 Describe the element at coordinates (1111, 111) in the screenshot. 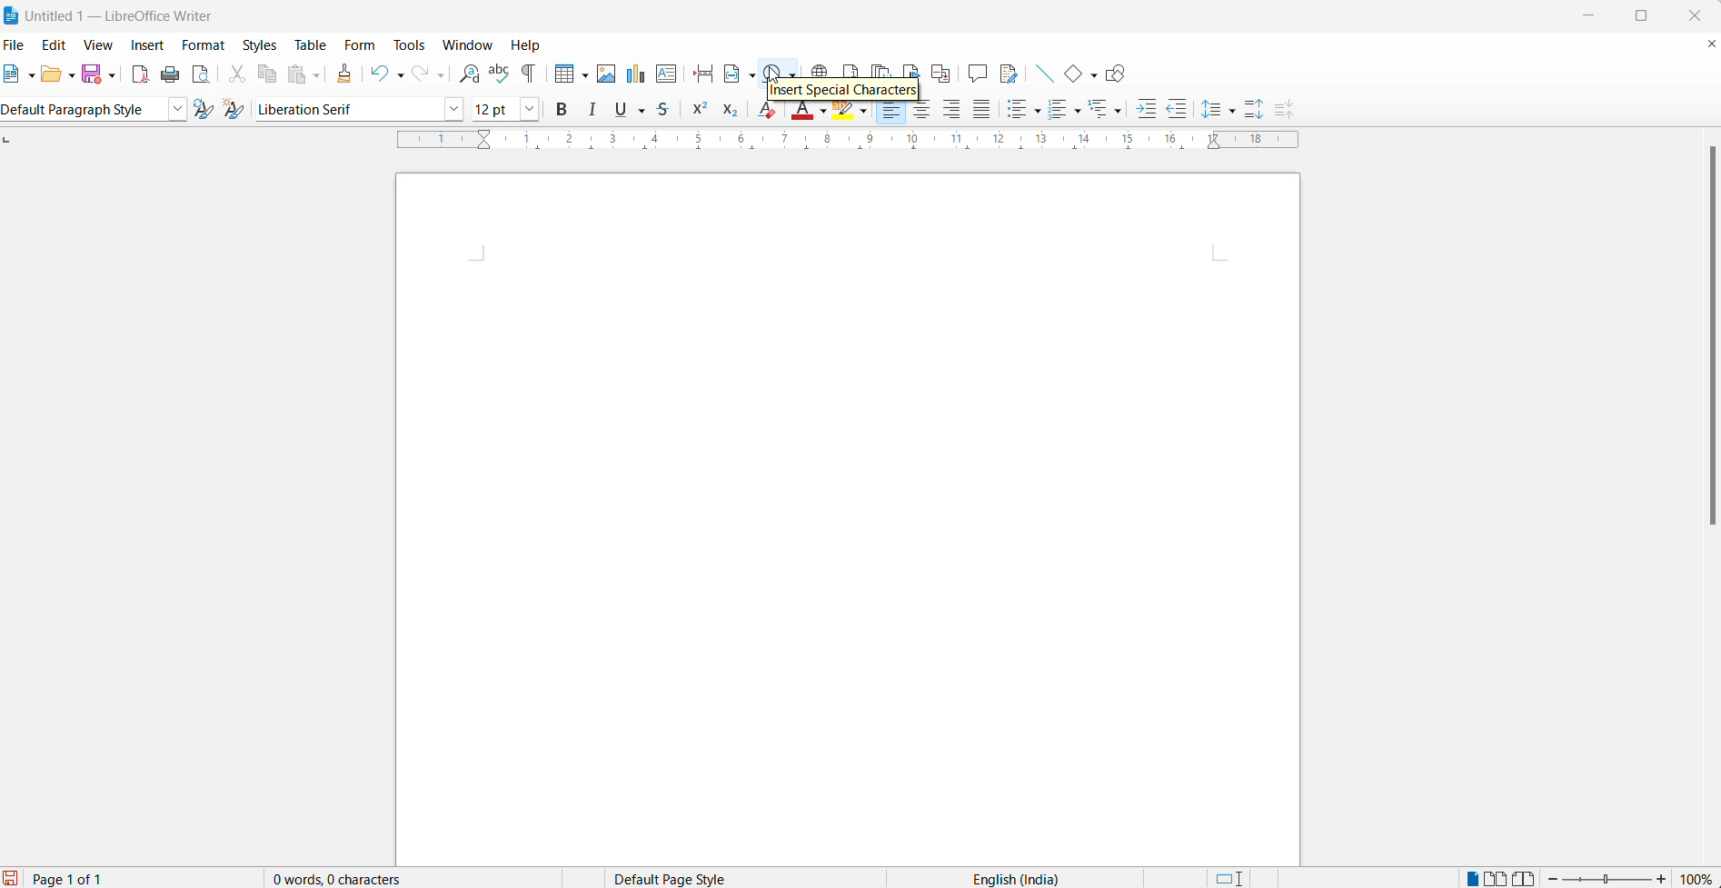

I see `select outline formatting` at that location.